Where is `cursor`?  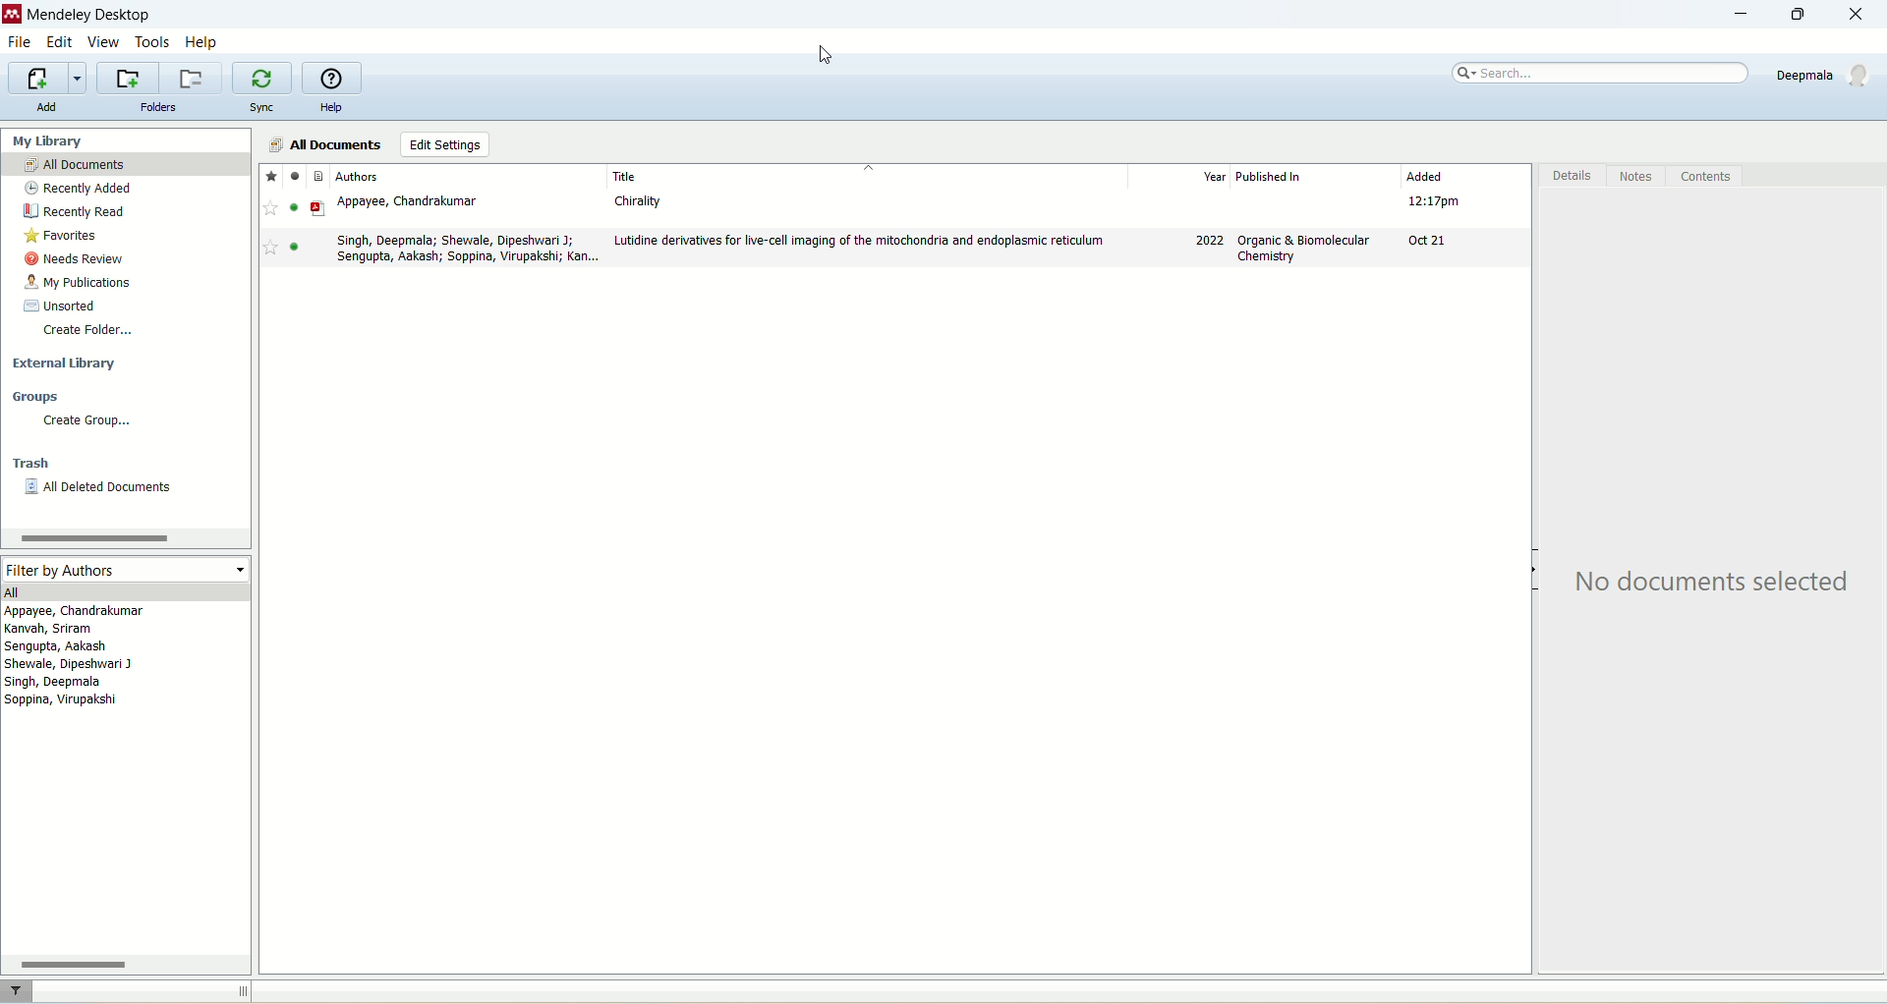
cursor is located at coordinates (825, 55).